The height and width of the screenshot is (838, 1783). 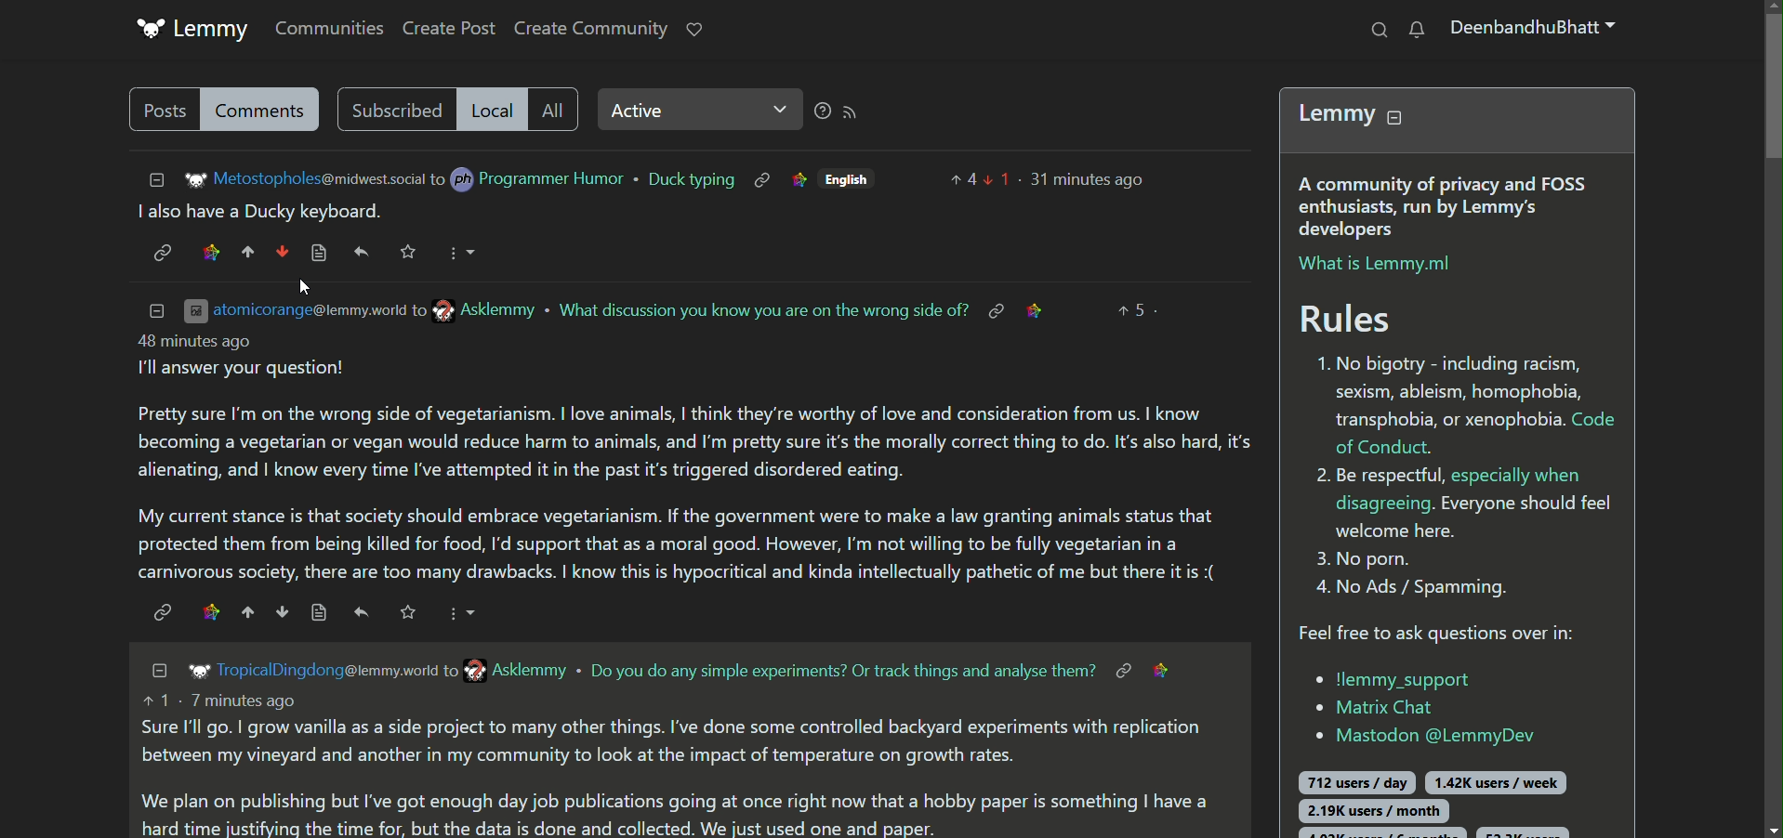 What do you see at coordinates (247, 612) in the screenshot?
I see `upvote` at bounding box center [247, 612].